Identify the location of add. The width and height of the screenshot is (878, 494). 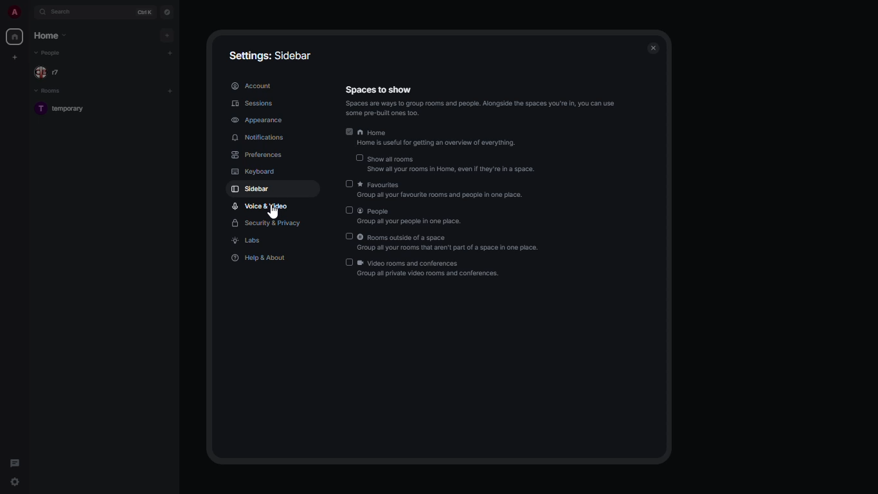
(170, 91).